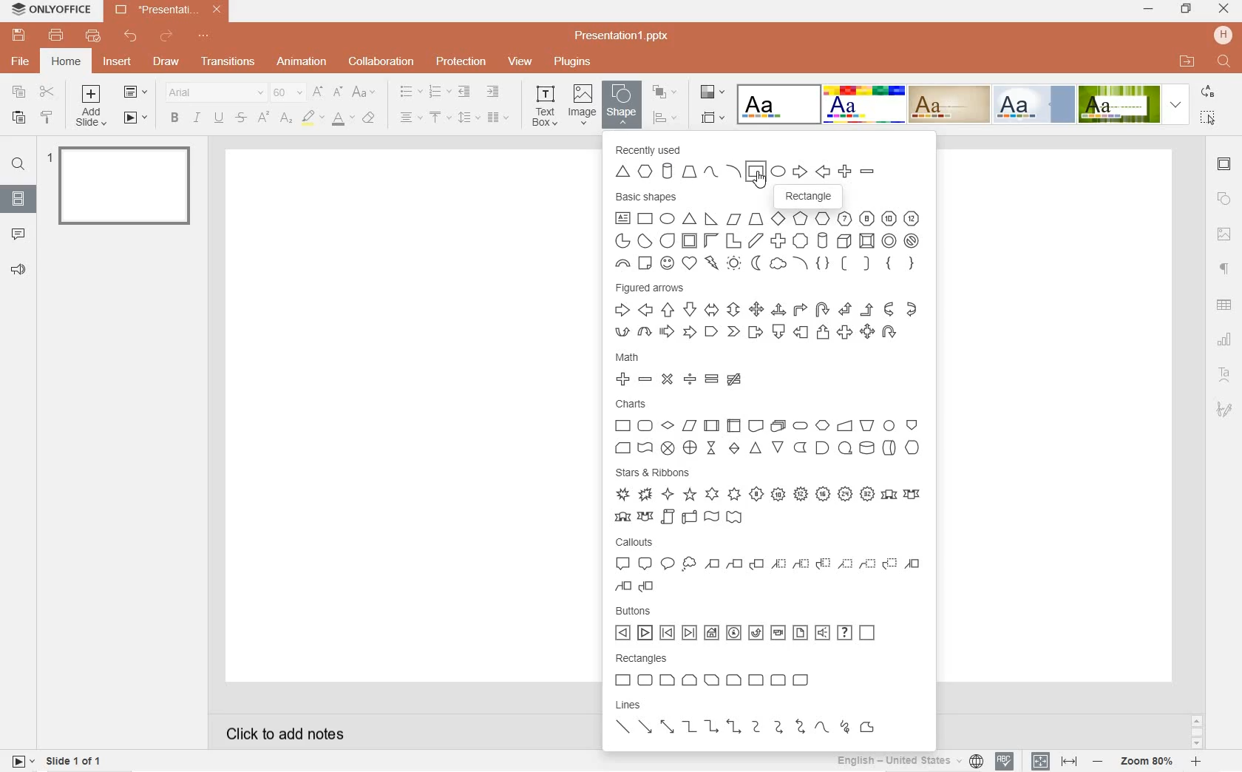 This screenshot has width=1242, height=772. I want to click on clear style, so click(371, 118).